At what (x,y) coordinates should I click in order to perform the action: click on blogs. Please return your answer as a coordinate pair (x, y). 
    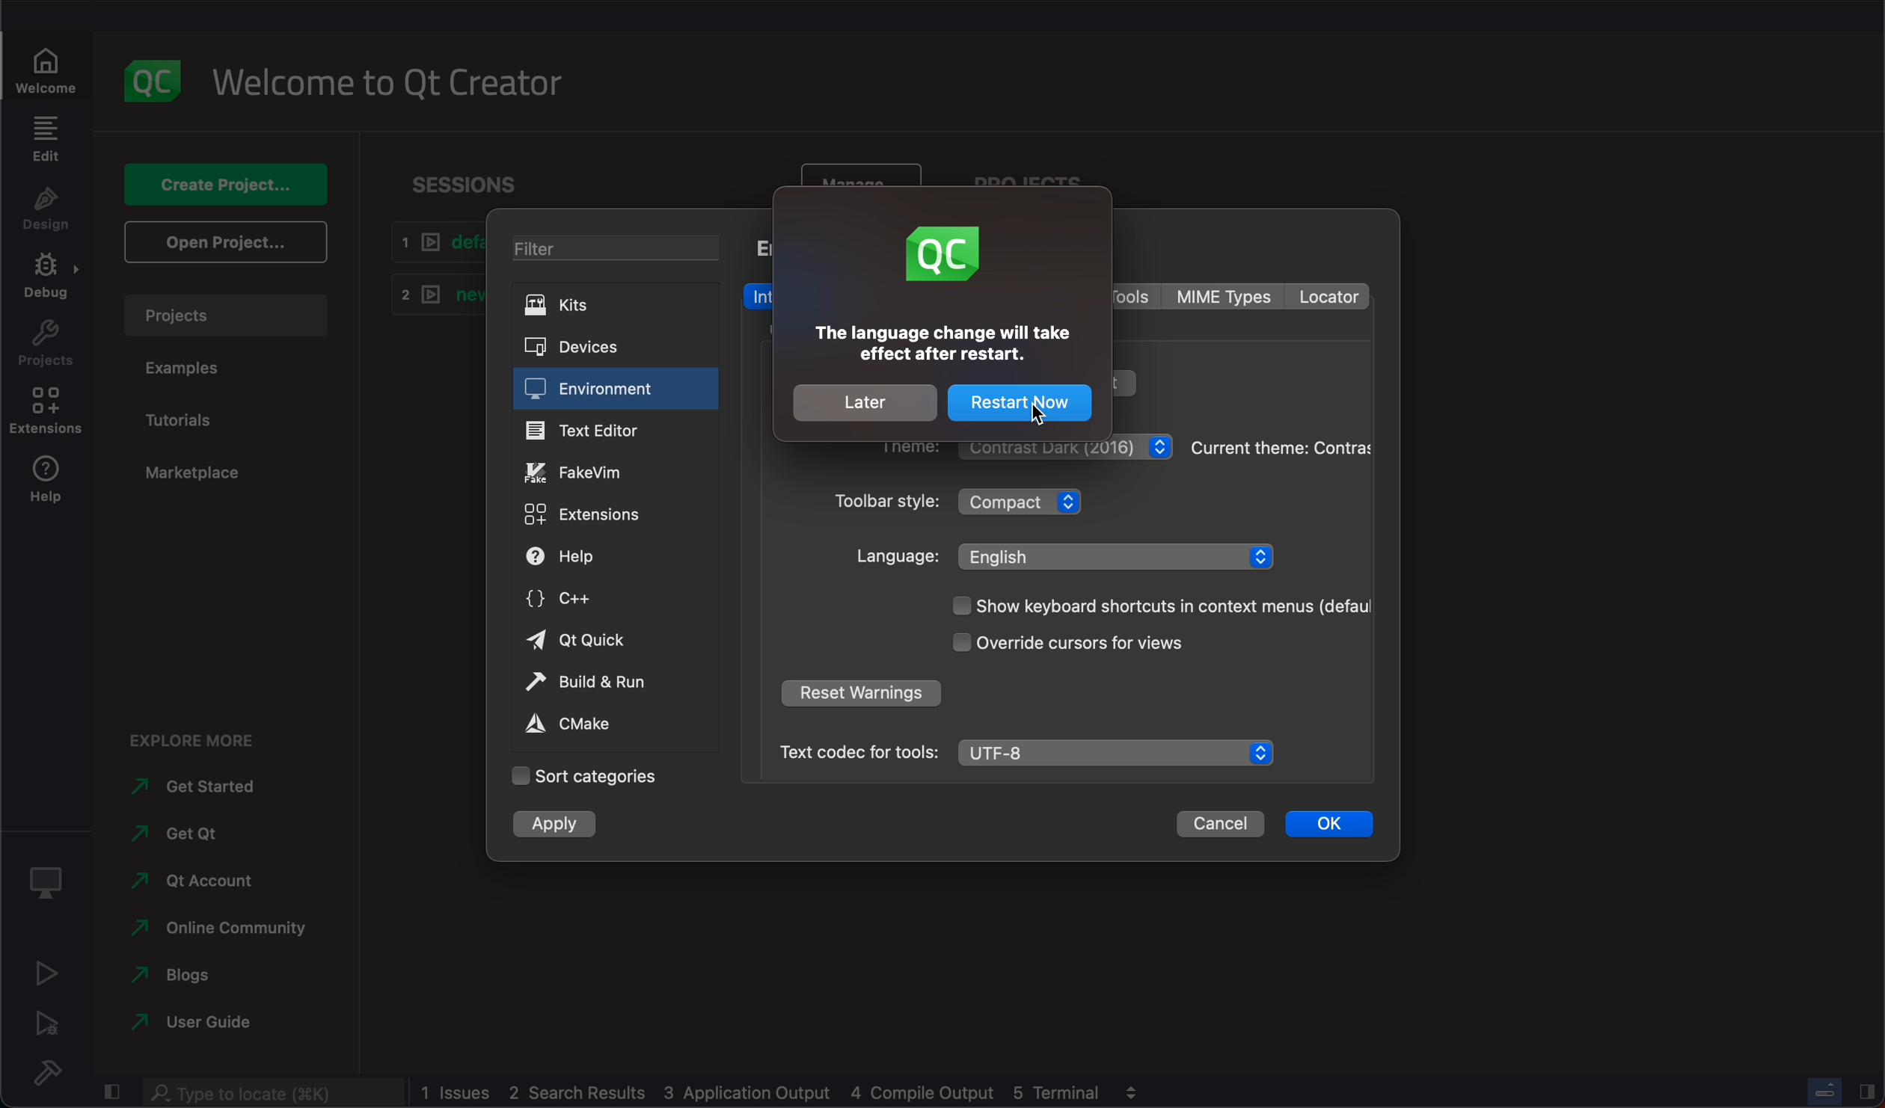
    Looking at the image, I should click on (194, 975).